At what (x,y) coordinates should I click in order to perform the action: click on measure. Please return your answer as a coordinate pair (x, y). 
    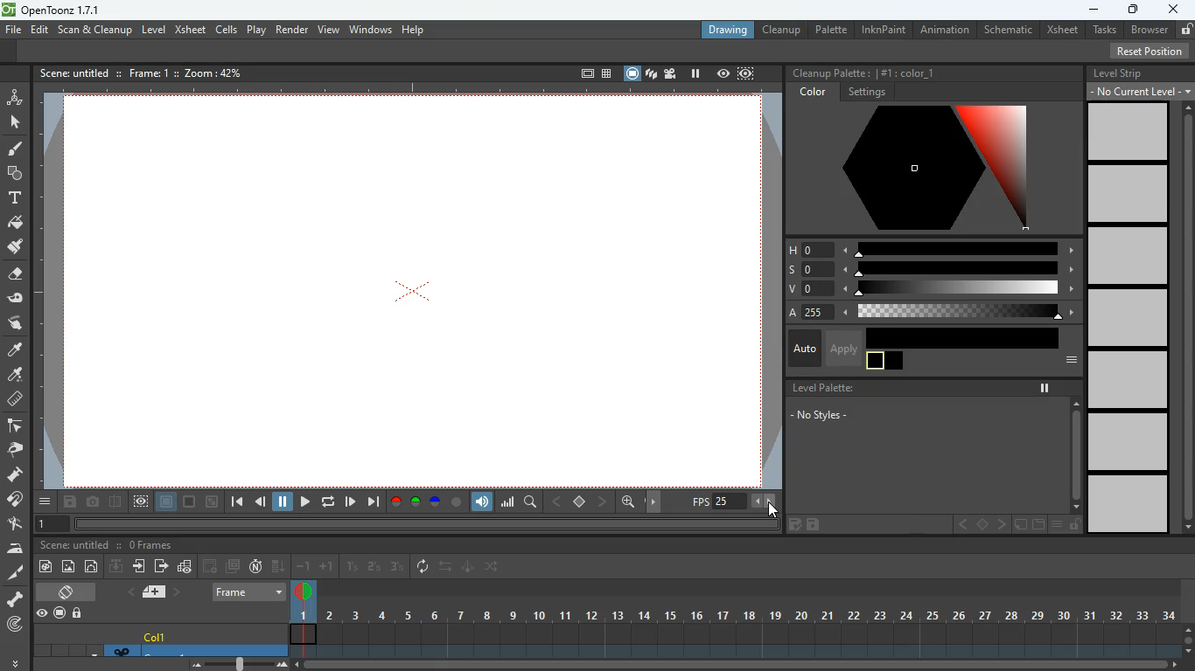
    Looking at the image, I should click on (12, 400).